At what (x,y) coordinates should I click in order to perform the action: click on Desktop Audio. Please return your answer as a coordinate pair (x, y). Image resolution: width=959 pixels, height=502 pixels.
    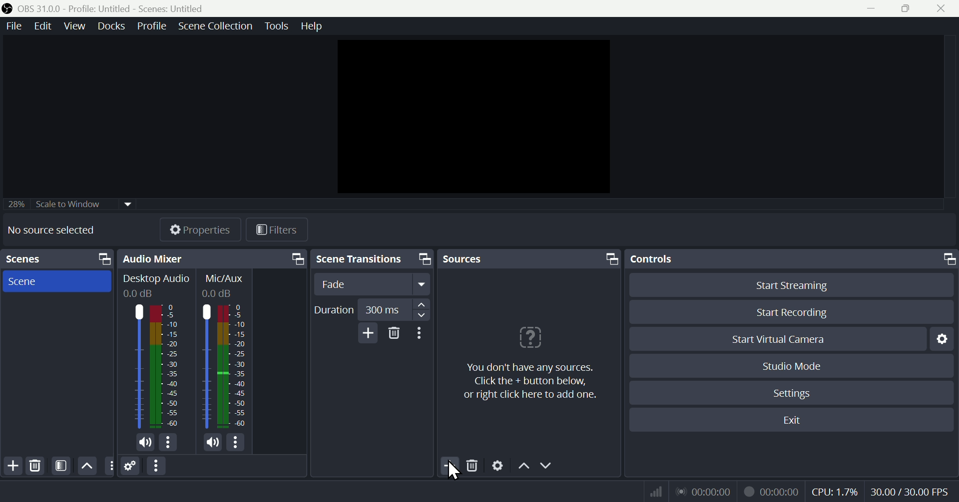
    Looking at the image, I should click on (156, 279).